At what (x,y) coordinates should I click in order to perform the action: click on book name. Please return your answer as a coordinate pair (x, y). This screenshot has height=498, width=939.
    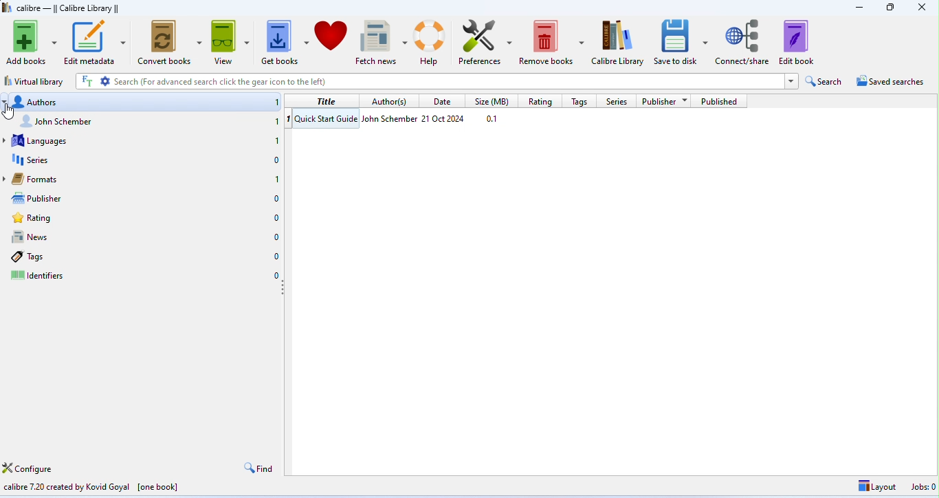
    Looking at the image, I should click on (327, 120).